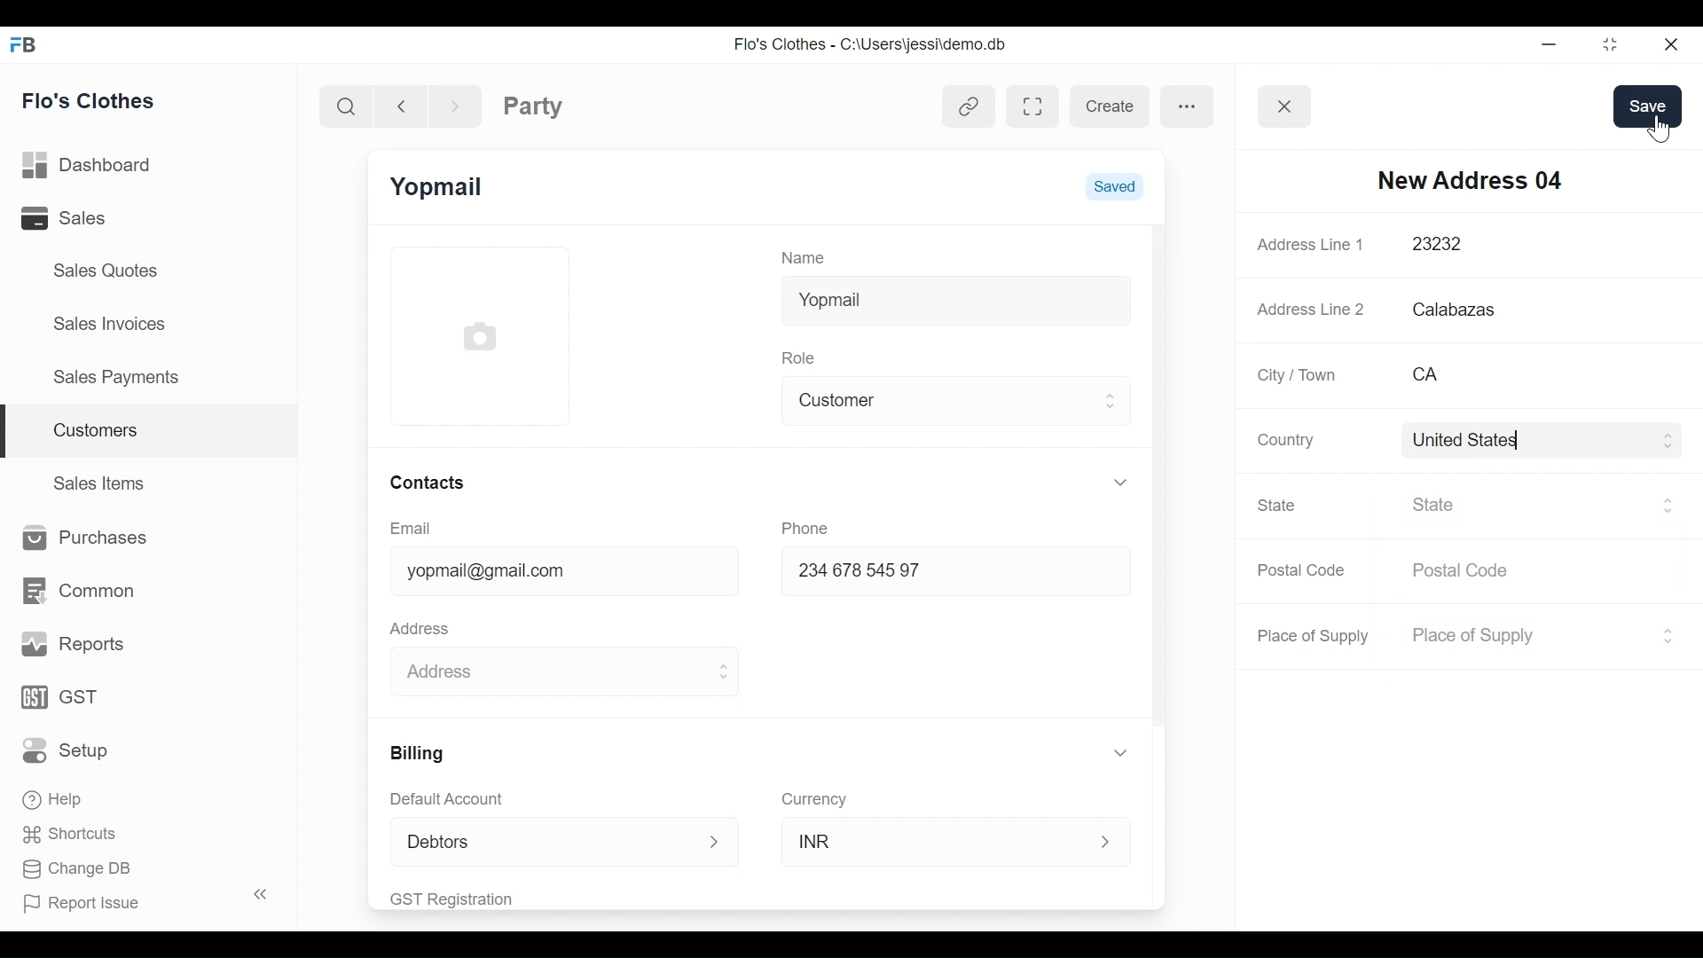  Describe the element at coordinates (802, 356) in the screenshot. I see `Role` at that location.